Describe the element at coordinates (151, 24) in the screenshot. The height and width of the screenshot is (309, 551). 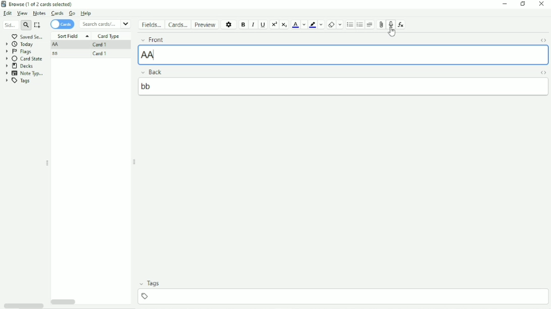
I see `Fields` at that location.